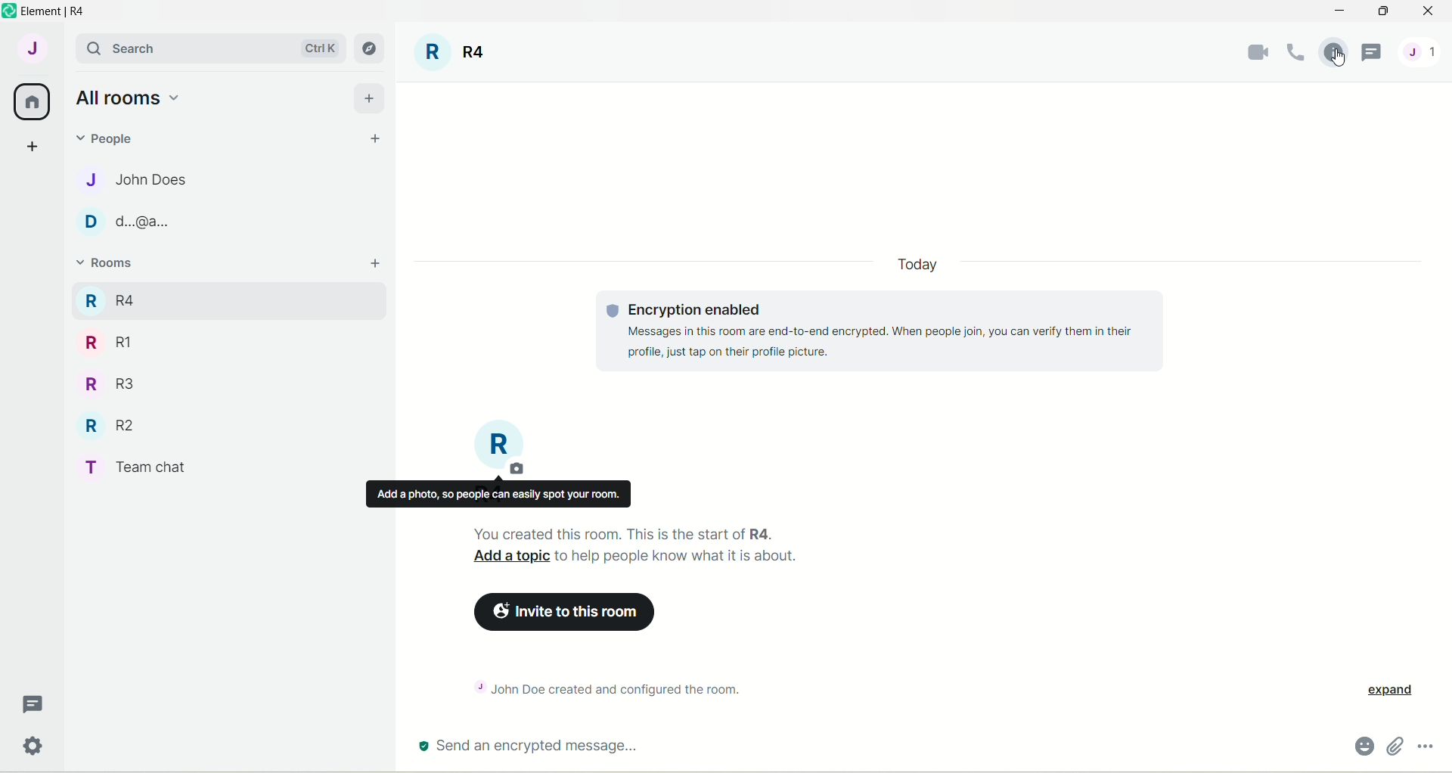 The height and width of the screenshot is (773, 1452). I want to click on add, so click(370, 96).